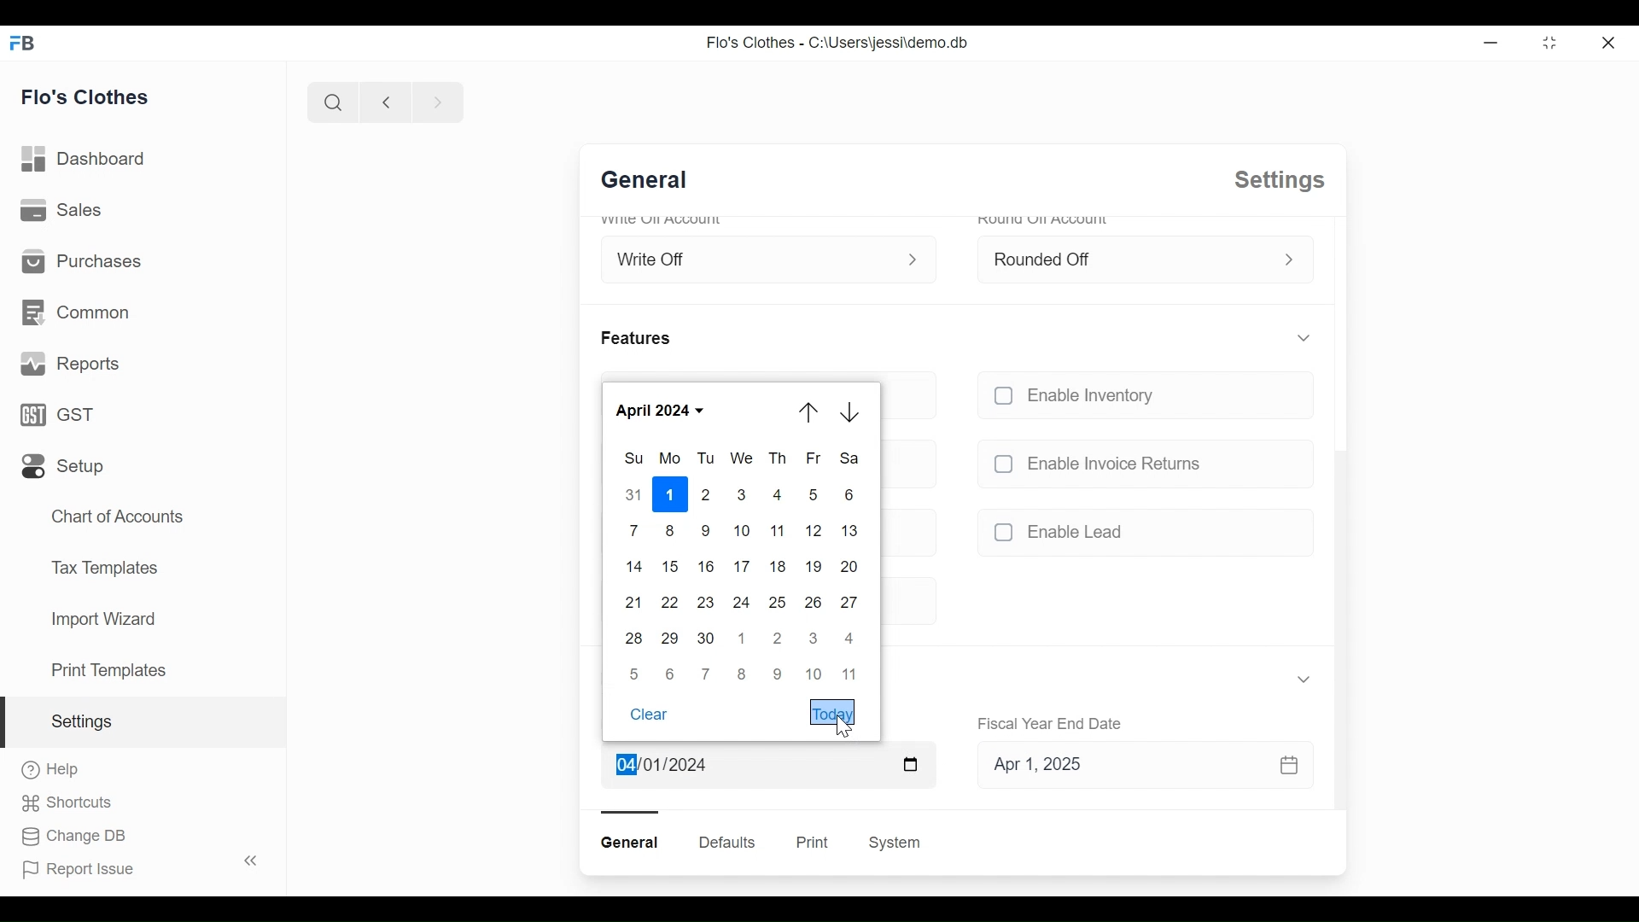  Describe the element at coordinates (1611, 41) in the screenshot. I see `Close` at that location.